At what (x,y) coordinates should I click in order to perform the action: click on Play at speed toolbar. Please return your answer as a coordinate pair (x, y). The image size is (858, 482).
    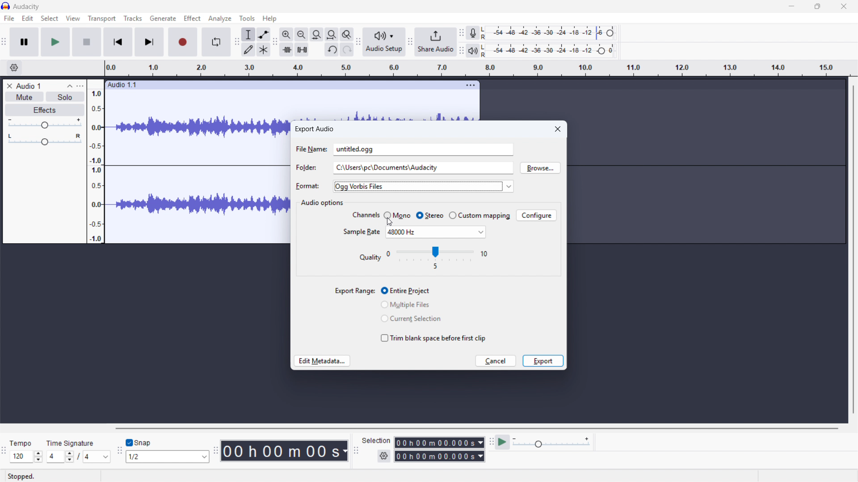
    Looking at the image, I should click on (491, 442).